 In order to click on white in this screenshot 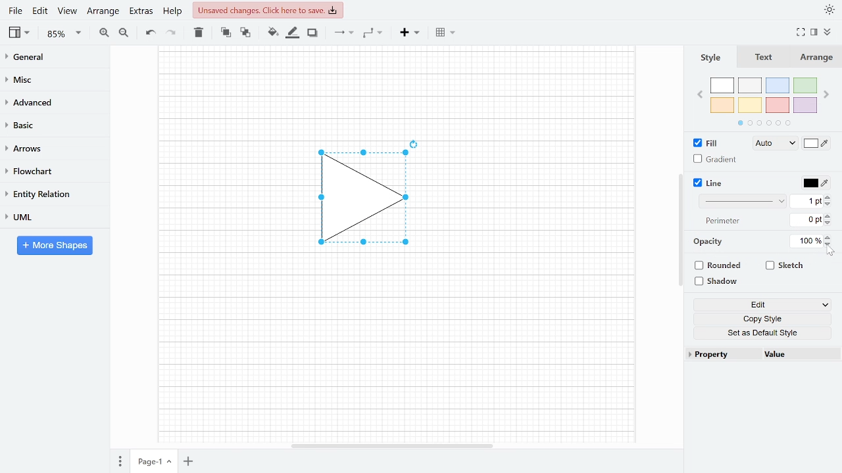, I will do `click(722, 86)`.